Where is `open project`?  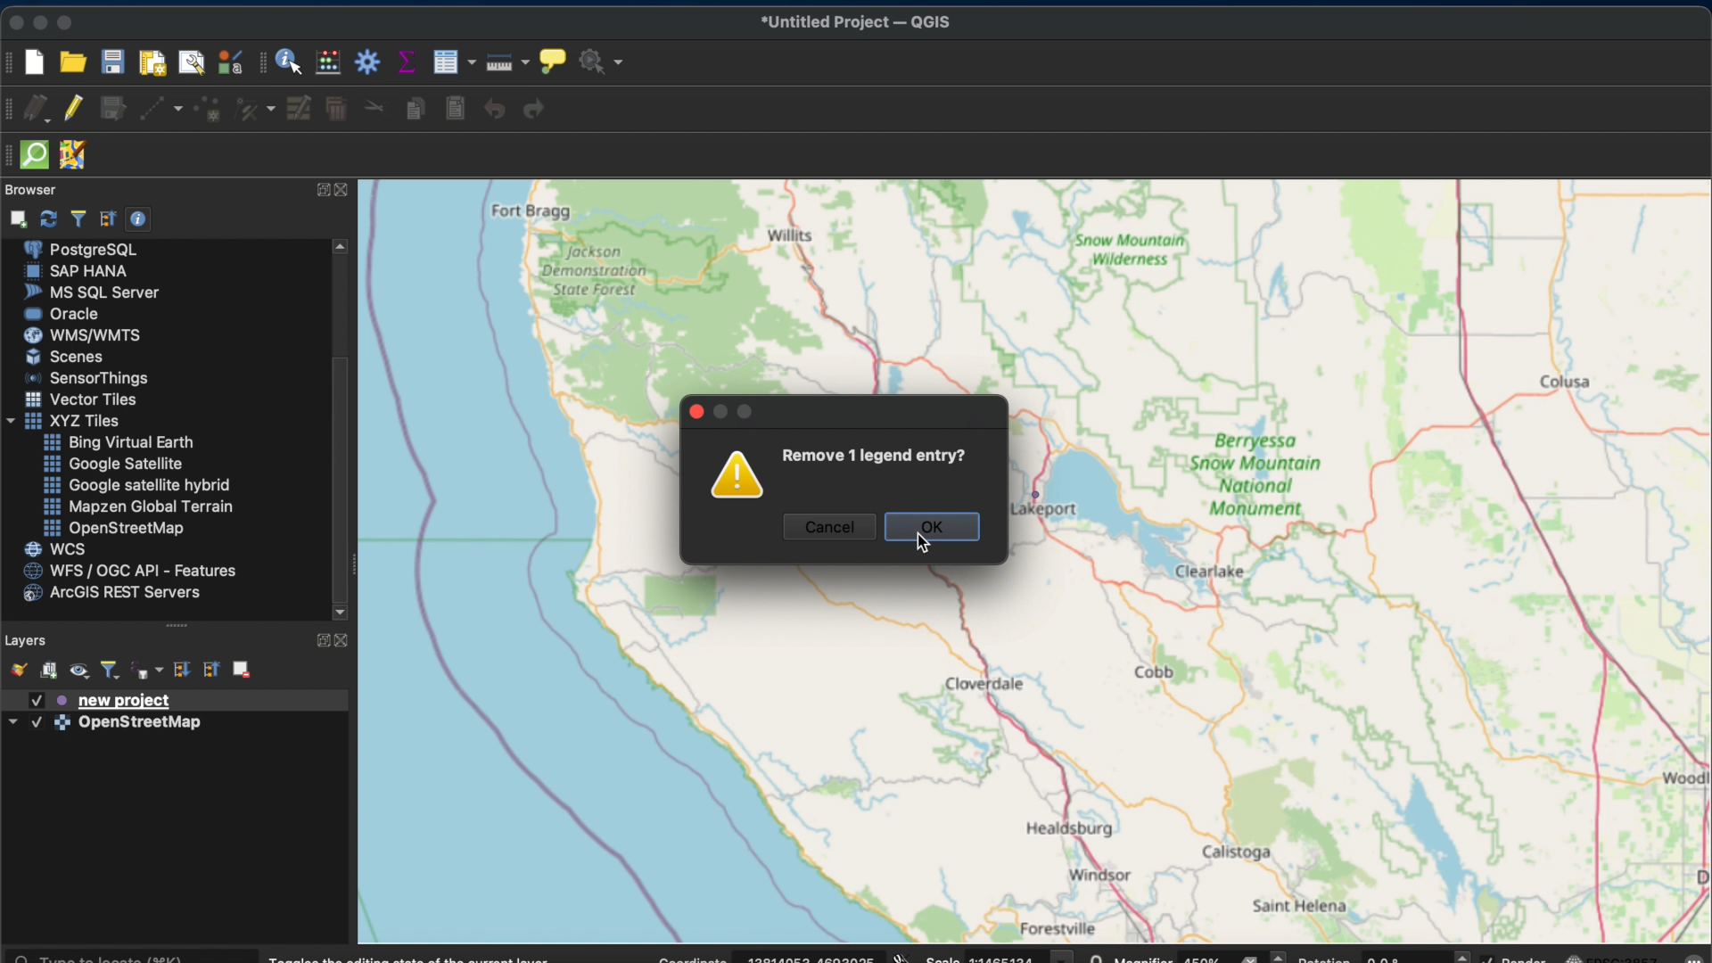
open project is located at coordinates (72, 62).